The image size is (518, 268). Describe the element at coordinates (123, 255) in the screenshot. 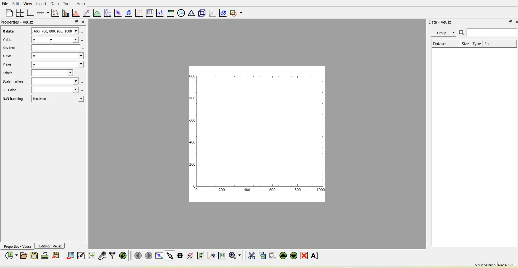

I see `Reload linked datasets` at that location.